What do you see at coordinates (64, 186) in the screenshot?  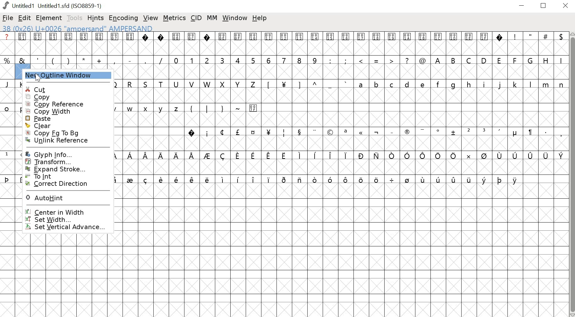 I see `correct direction` at bounding box center [64, 186].